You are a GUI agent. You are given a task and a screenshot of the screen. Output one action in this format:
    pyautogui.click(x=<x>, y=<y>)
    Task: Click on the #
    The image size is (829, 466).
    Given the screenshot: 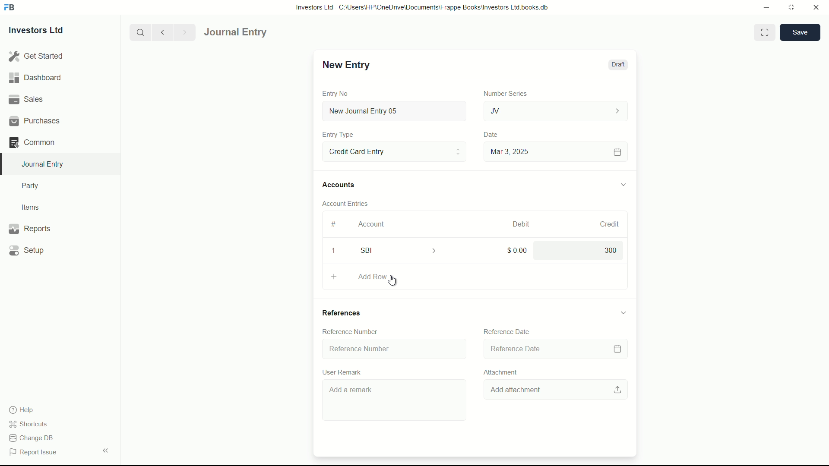 What is the action you would take?
    pyautogui.click(x=334, y=224)
    